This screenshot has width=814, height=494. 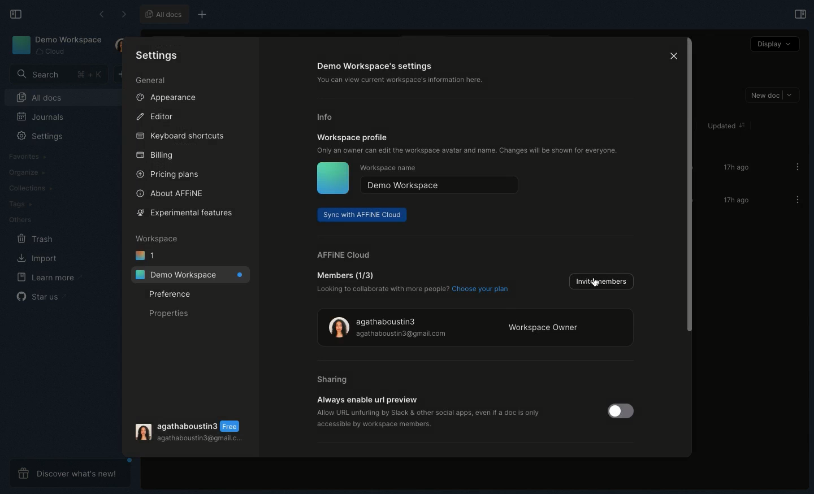 I want to click on All docs, so click(x=163, y=14).